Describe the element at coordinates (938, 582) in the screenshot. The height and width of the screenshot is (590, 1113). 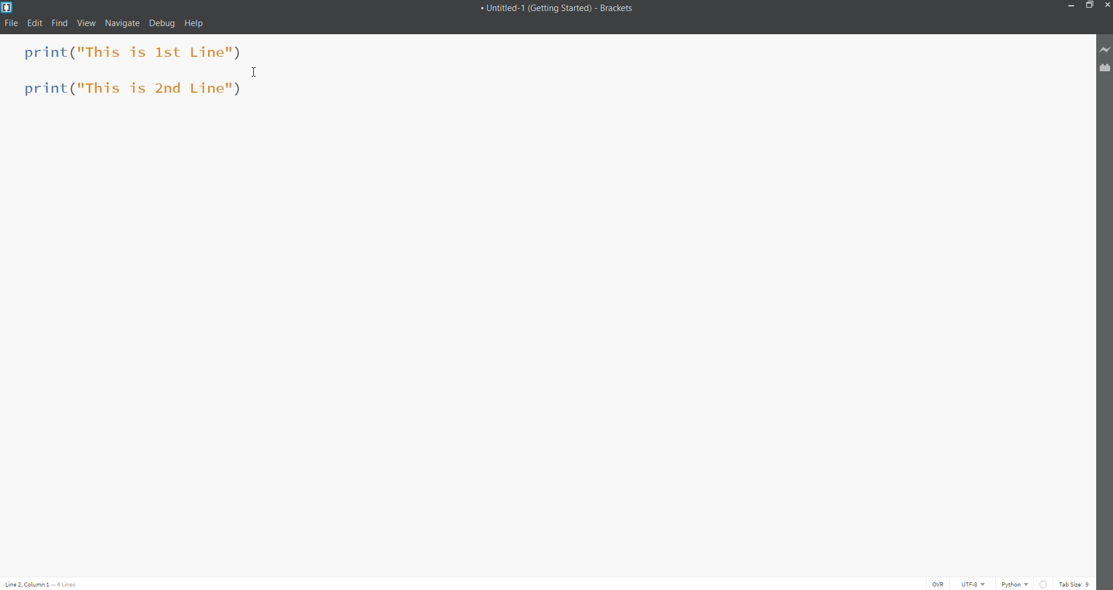
I see `OVR` at that location.